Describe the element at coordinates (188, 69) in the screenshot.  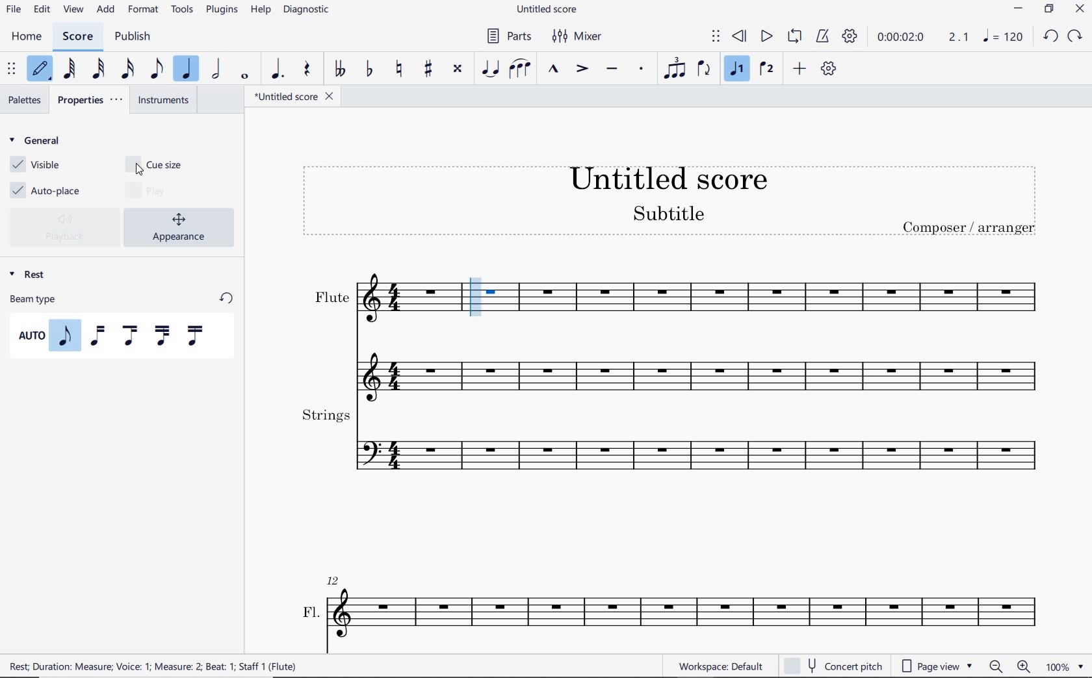
I see `QUARTER NOTE` at that location.